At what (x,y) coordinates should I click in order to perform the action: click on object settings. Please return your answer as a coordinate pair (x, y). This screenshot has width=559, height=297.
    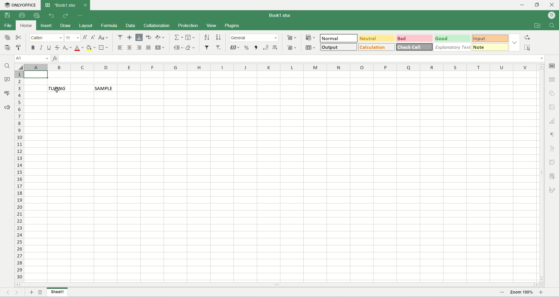
    Looking at the image, I should click on (553, 93).